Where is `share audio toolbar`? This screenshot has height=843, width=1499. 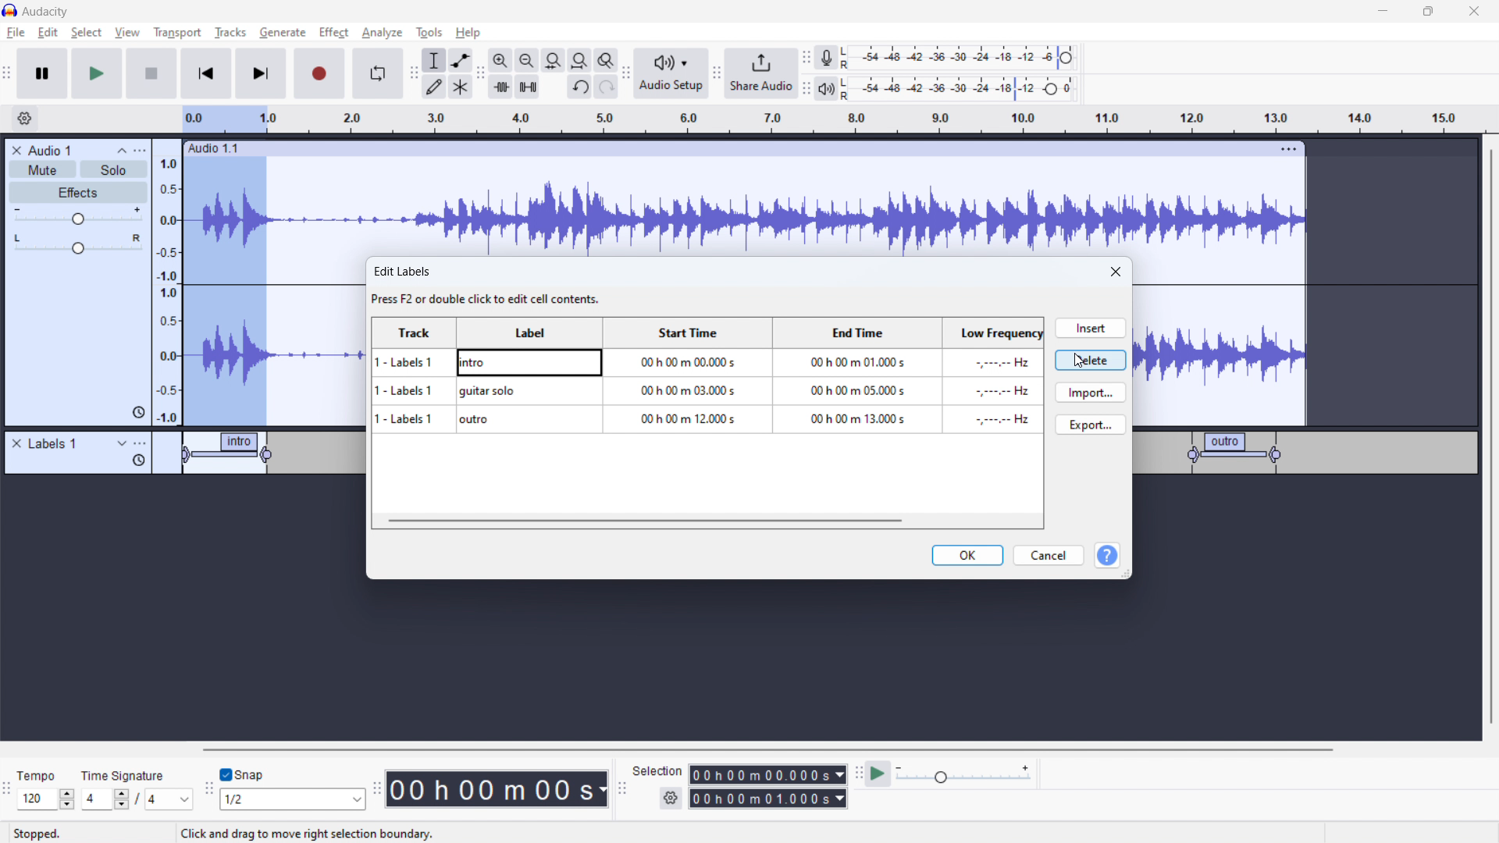 share audio toolbar is located at coordinates (717, 75).